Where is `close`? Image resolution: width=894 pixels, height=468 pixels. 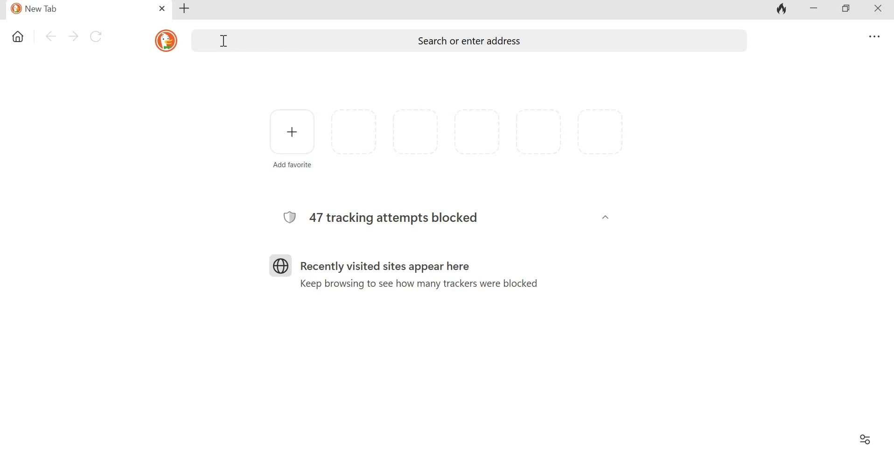
close is located at coordinates (162, 9).